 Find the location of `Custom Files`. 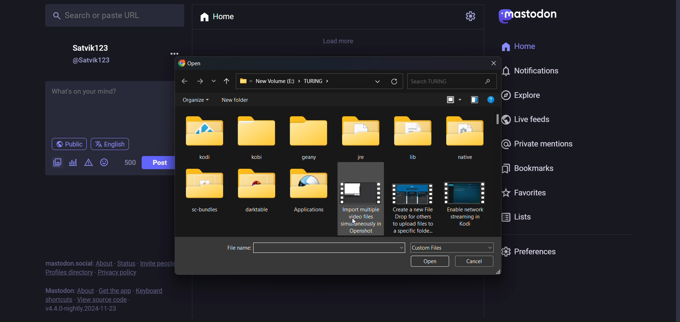

Custom Files is located at coordinates (430, 247).